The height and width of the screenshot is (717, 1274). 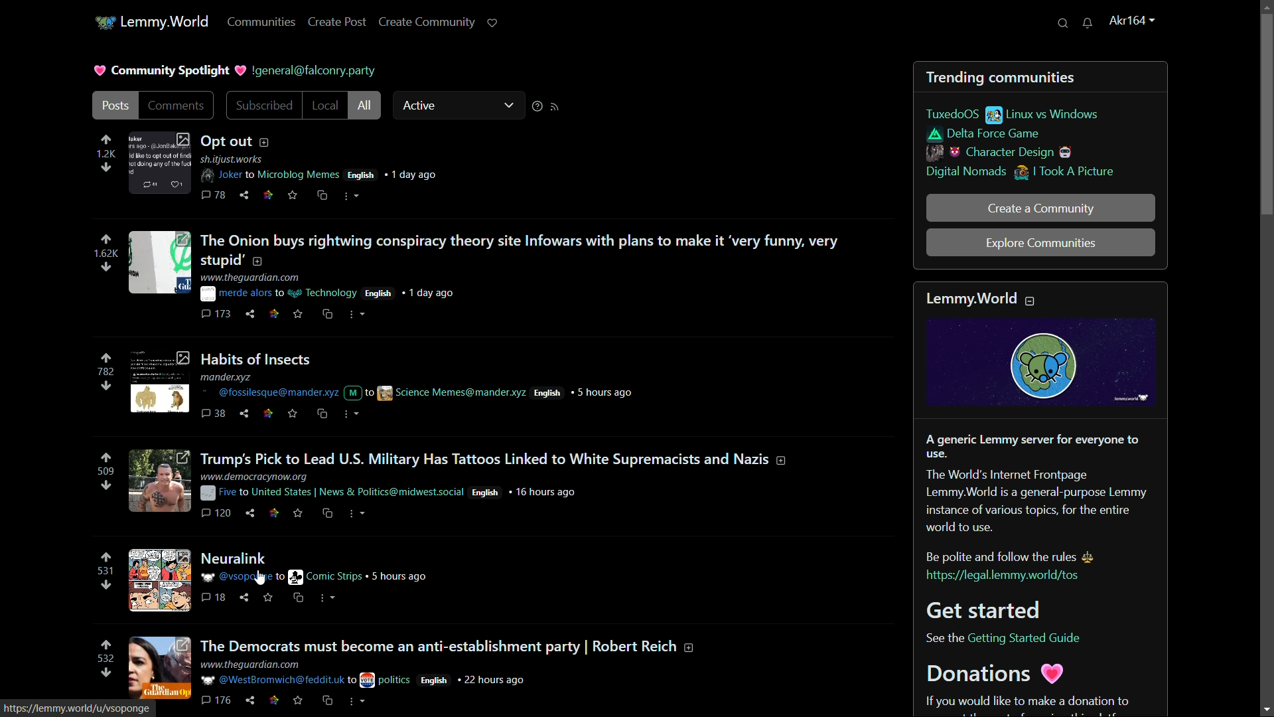 What do you see at coordinates (328, 599) in the screenshot?
I see `more` at bounding box center [328, 599].